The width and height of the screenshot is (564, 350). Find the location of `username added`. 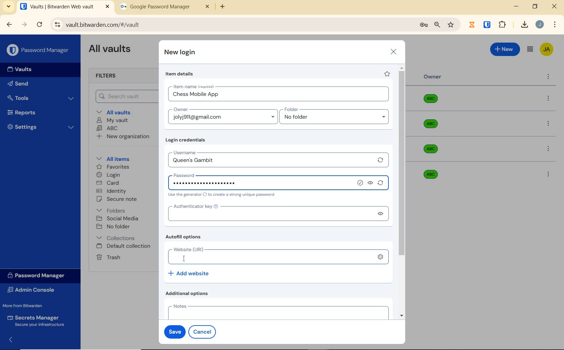

username added is located at coordinates (206, 161).